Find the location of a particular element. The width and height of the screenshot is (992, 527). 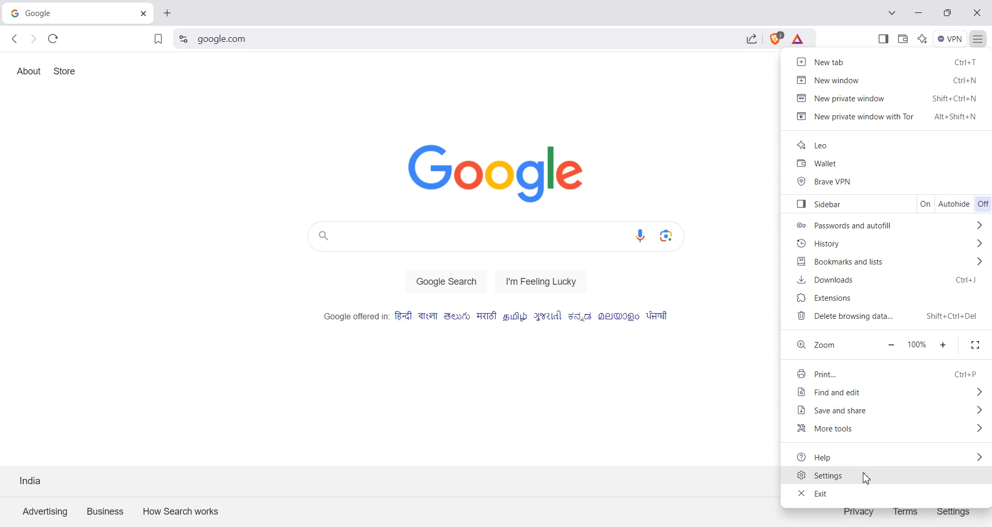

On is located at coordinates (927, 203).